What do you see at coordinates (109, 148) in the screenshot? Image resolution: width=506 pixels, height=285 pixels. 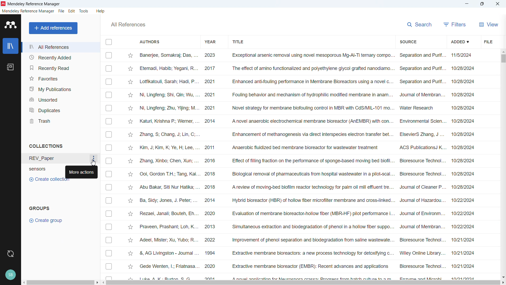 I see `Select respective publication` at bounding box center [109, 148].